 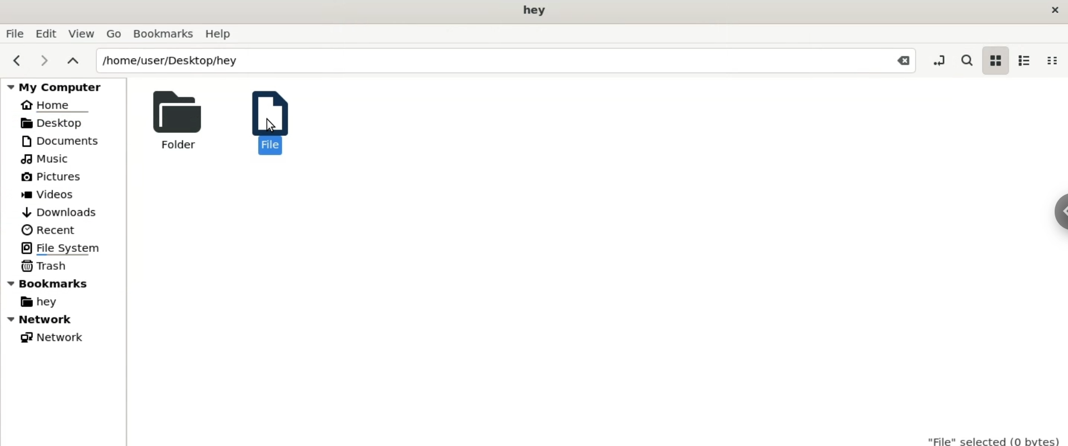 What do you see at coordinates (64, 286) in the screenshot?
I see `bookmarks` at bounding box center [64, 286].